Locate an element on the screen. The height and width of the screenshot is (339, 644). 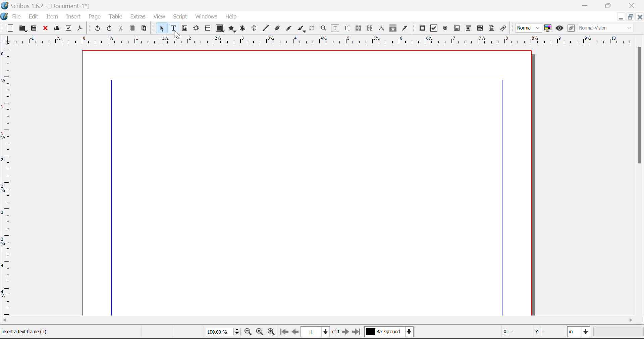
Windows is located at coordinates (206, 17).